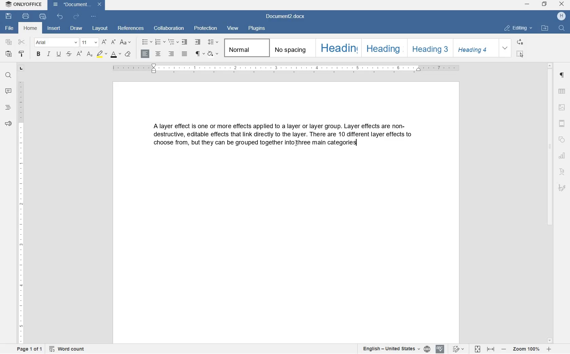  What do you see at coordinates (39, 54) in the screenshot?
I see `bold ` at bounding box center [39, 54].